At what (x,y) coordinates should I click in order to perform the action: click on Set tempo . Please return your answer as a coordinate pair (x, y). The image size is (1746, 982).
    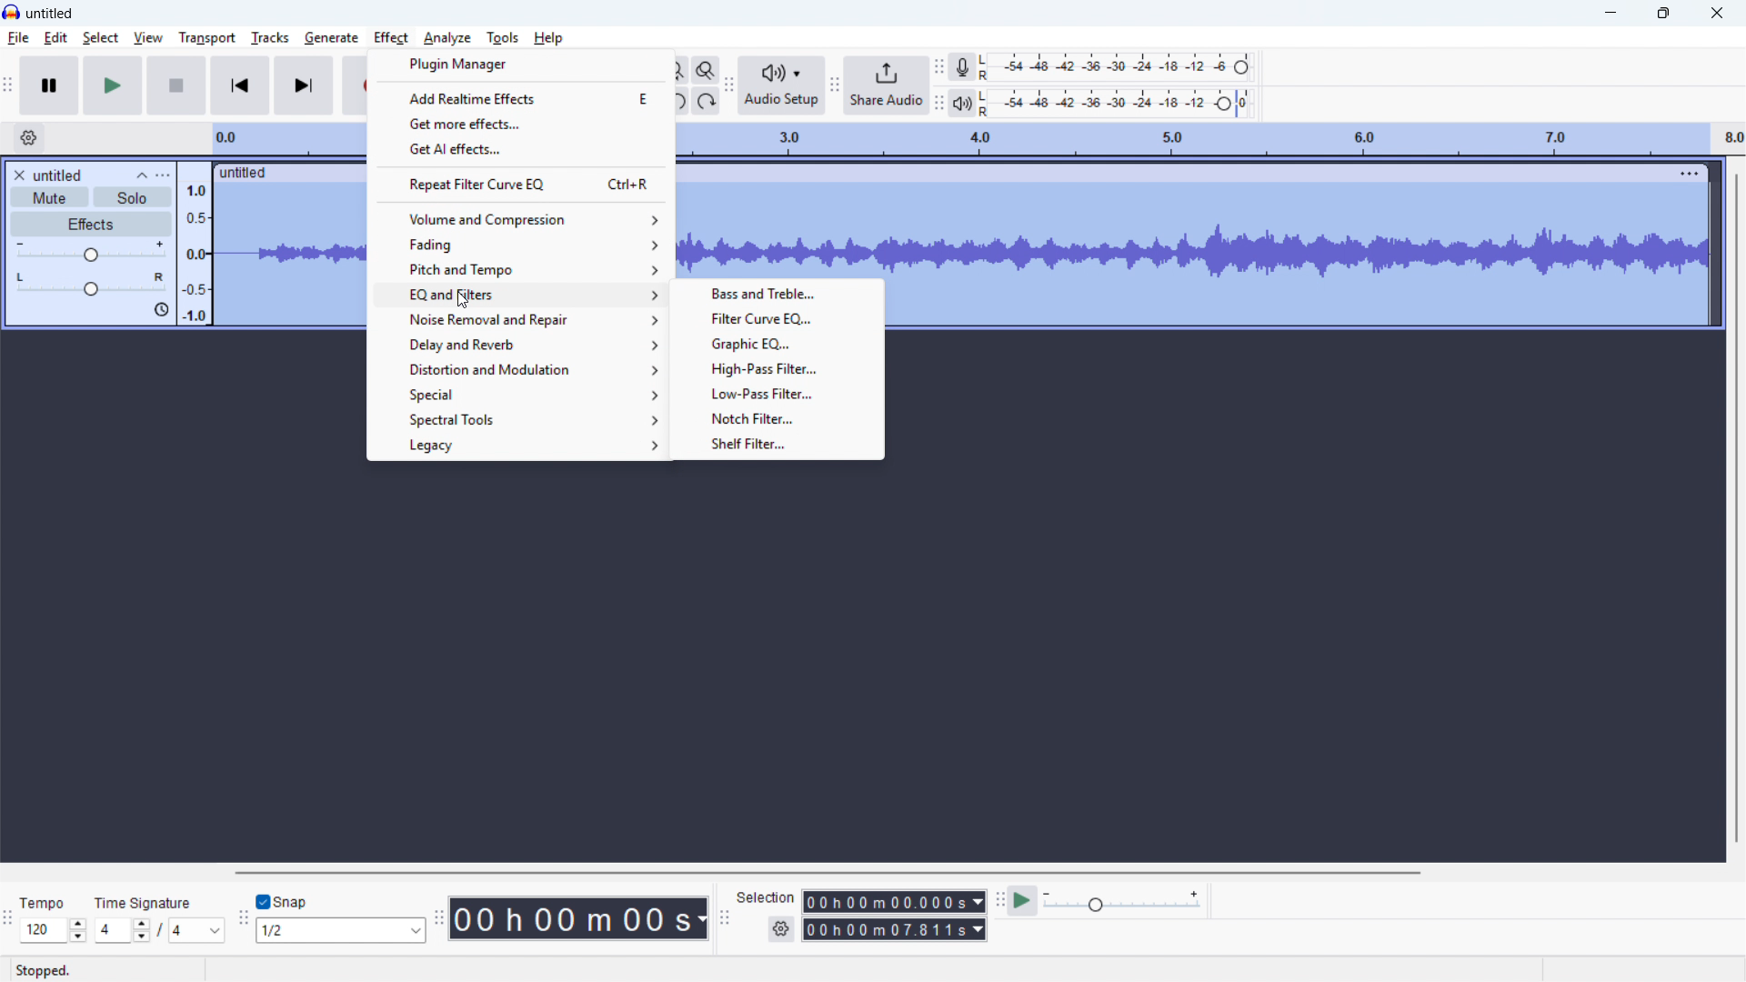
    Looking at the image, I should click on (52, 931).